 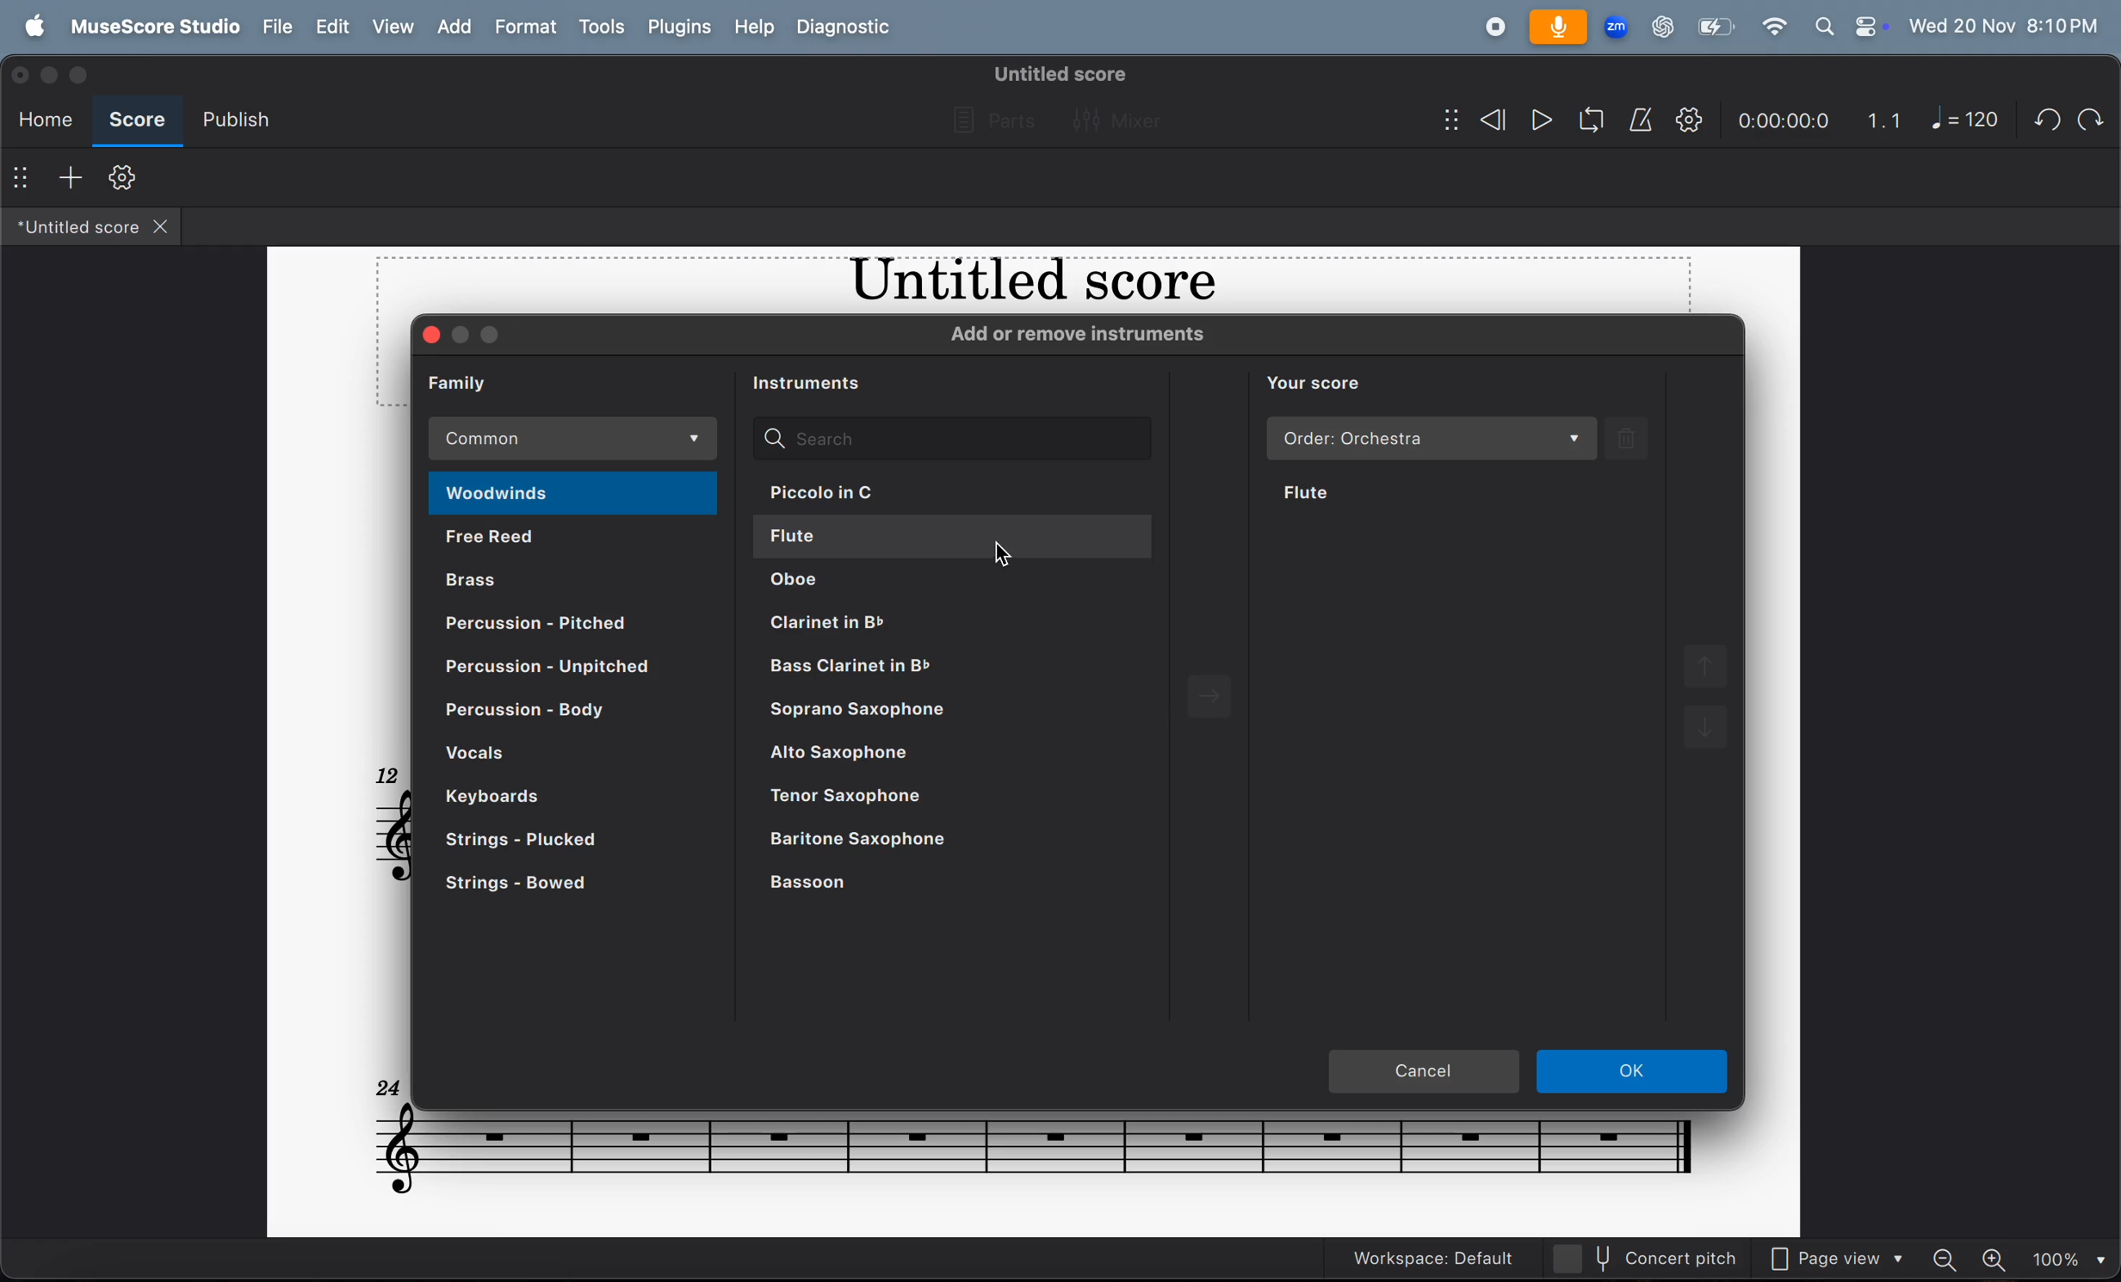 What do you see at coordinates (547, 717) in the screenshot?
I see `percusion body` at bounding box center [547, 717].